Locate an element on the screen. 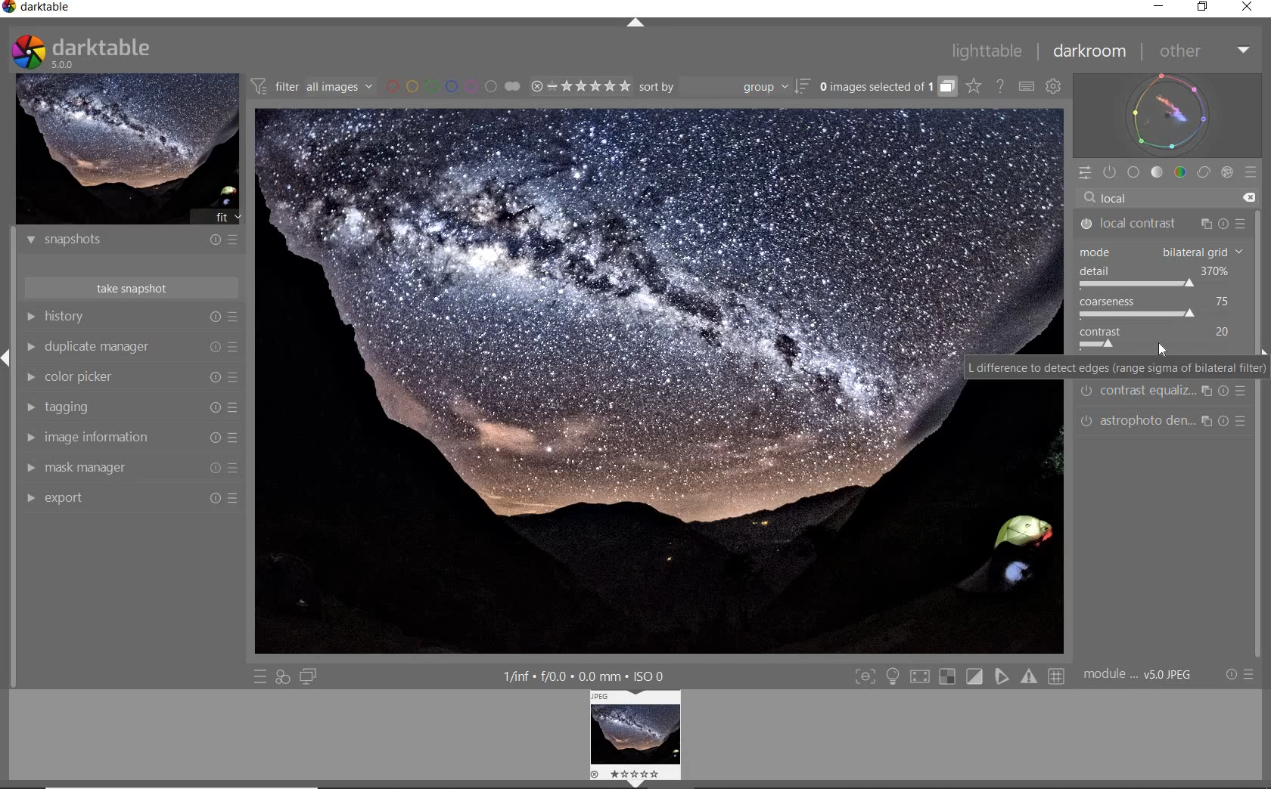 This screenshot has width=1271, height=789. DISPLAYED GUI INFO is located at coordinates (583, 676).